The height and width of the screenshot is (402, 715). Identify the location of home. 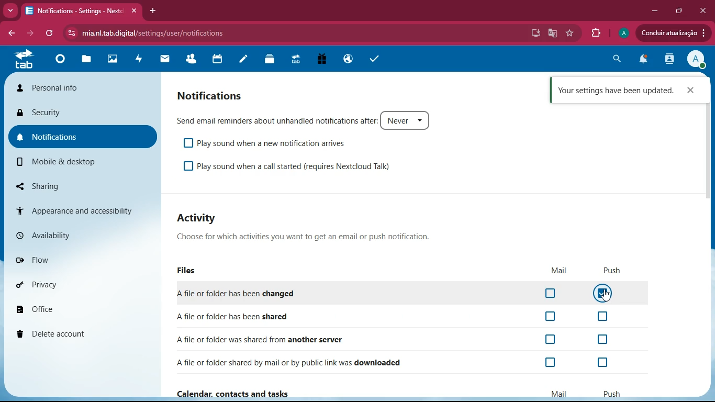
(60, 63).